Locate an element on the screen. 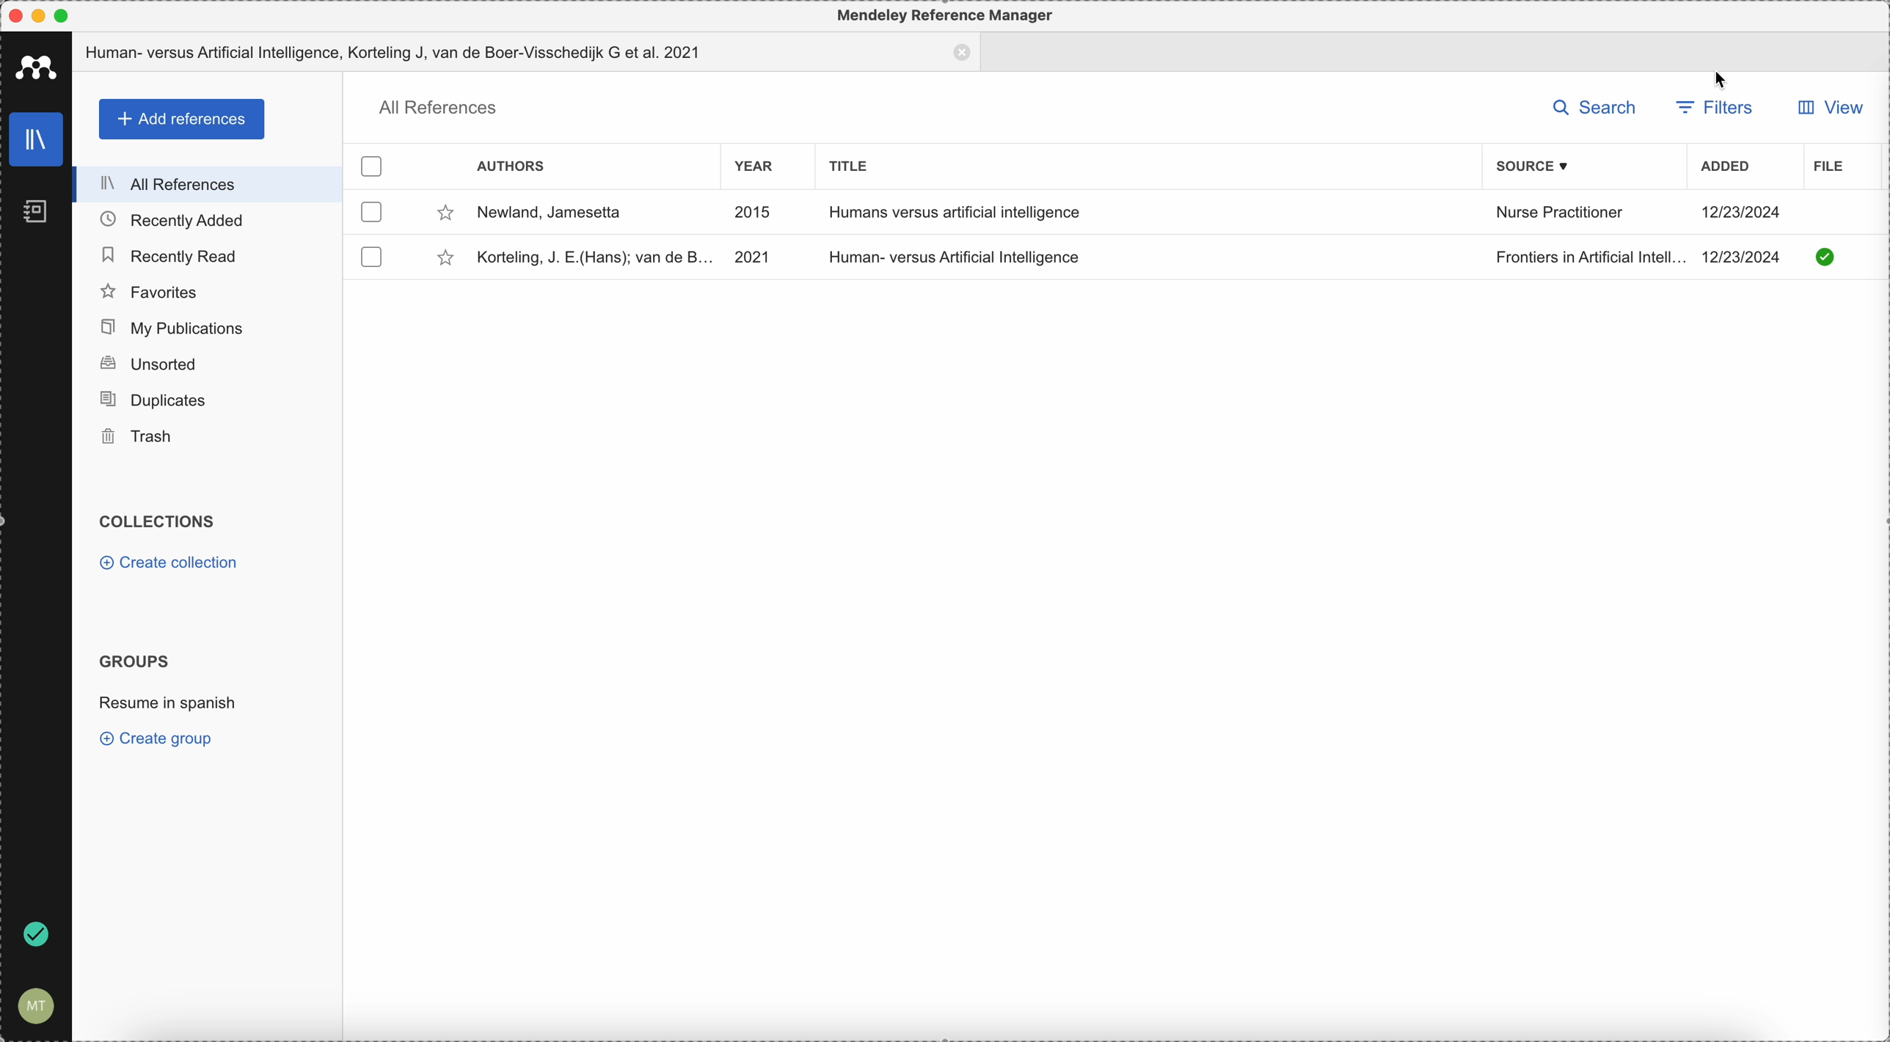 This screenshot has height=1042, width=1890. authors is located at coordinates (513, 165).